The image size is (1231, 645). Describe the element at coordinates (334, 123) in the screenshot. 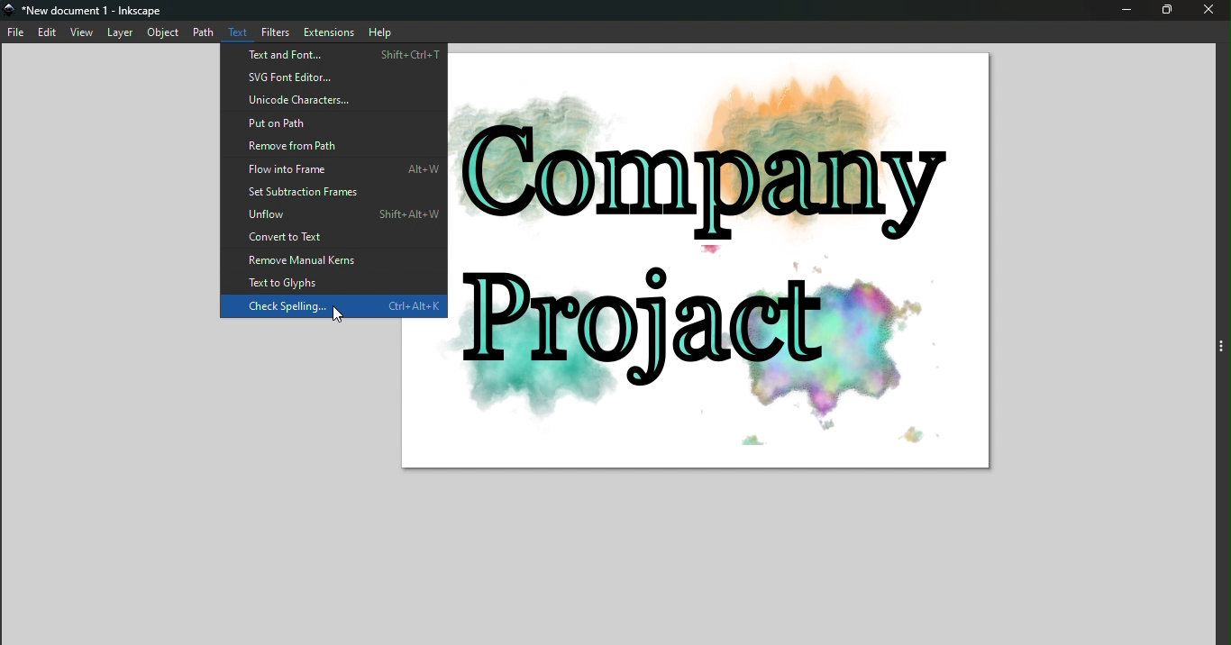

I see `Put on path` at that location.